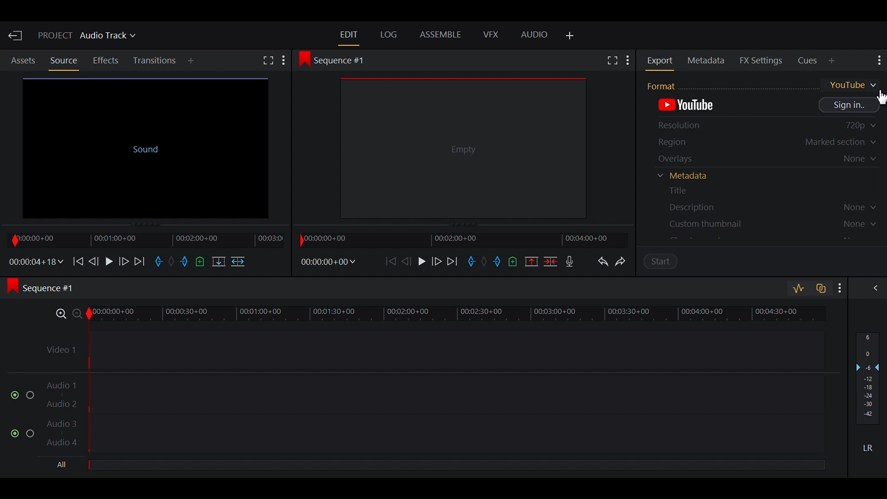 This screenshot has height=499, width=887. I want to click on Sequence #1, so click(336, 60).